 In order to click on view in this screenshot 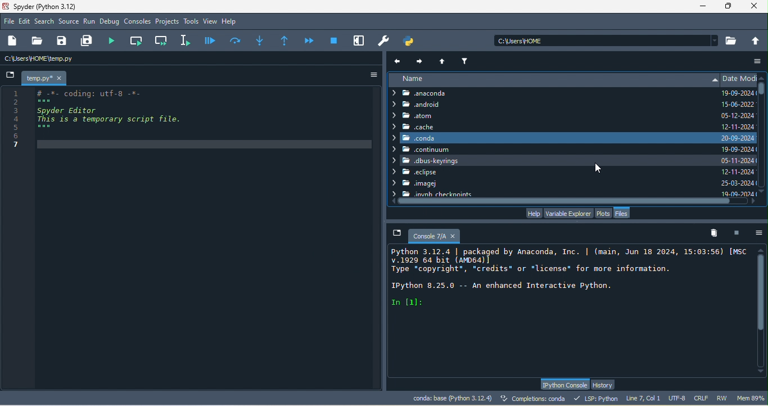, I will do `click(210, 21)`.